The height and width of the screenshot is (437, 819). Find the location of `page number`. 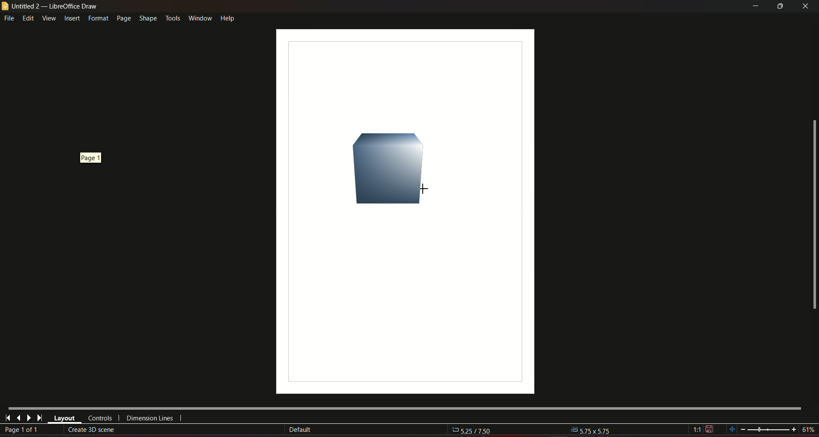

page number is located at coordinates (23, 430).